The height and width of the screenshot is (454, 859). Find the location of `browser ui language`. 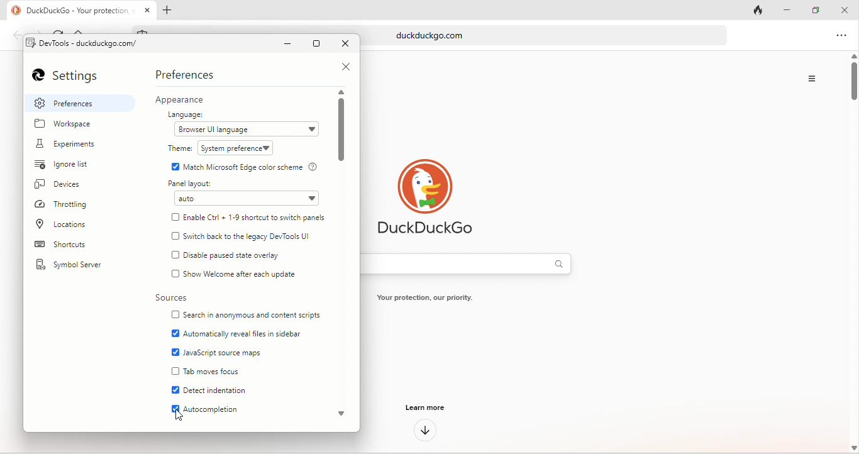

browser ui language is located at coordinates (245, 130).